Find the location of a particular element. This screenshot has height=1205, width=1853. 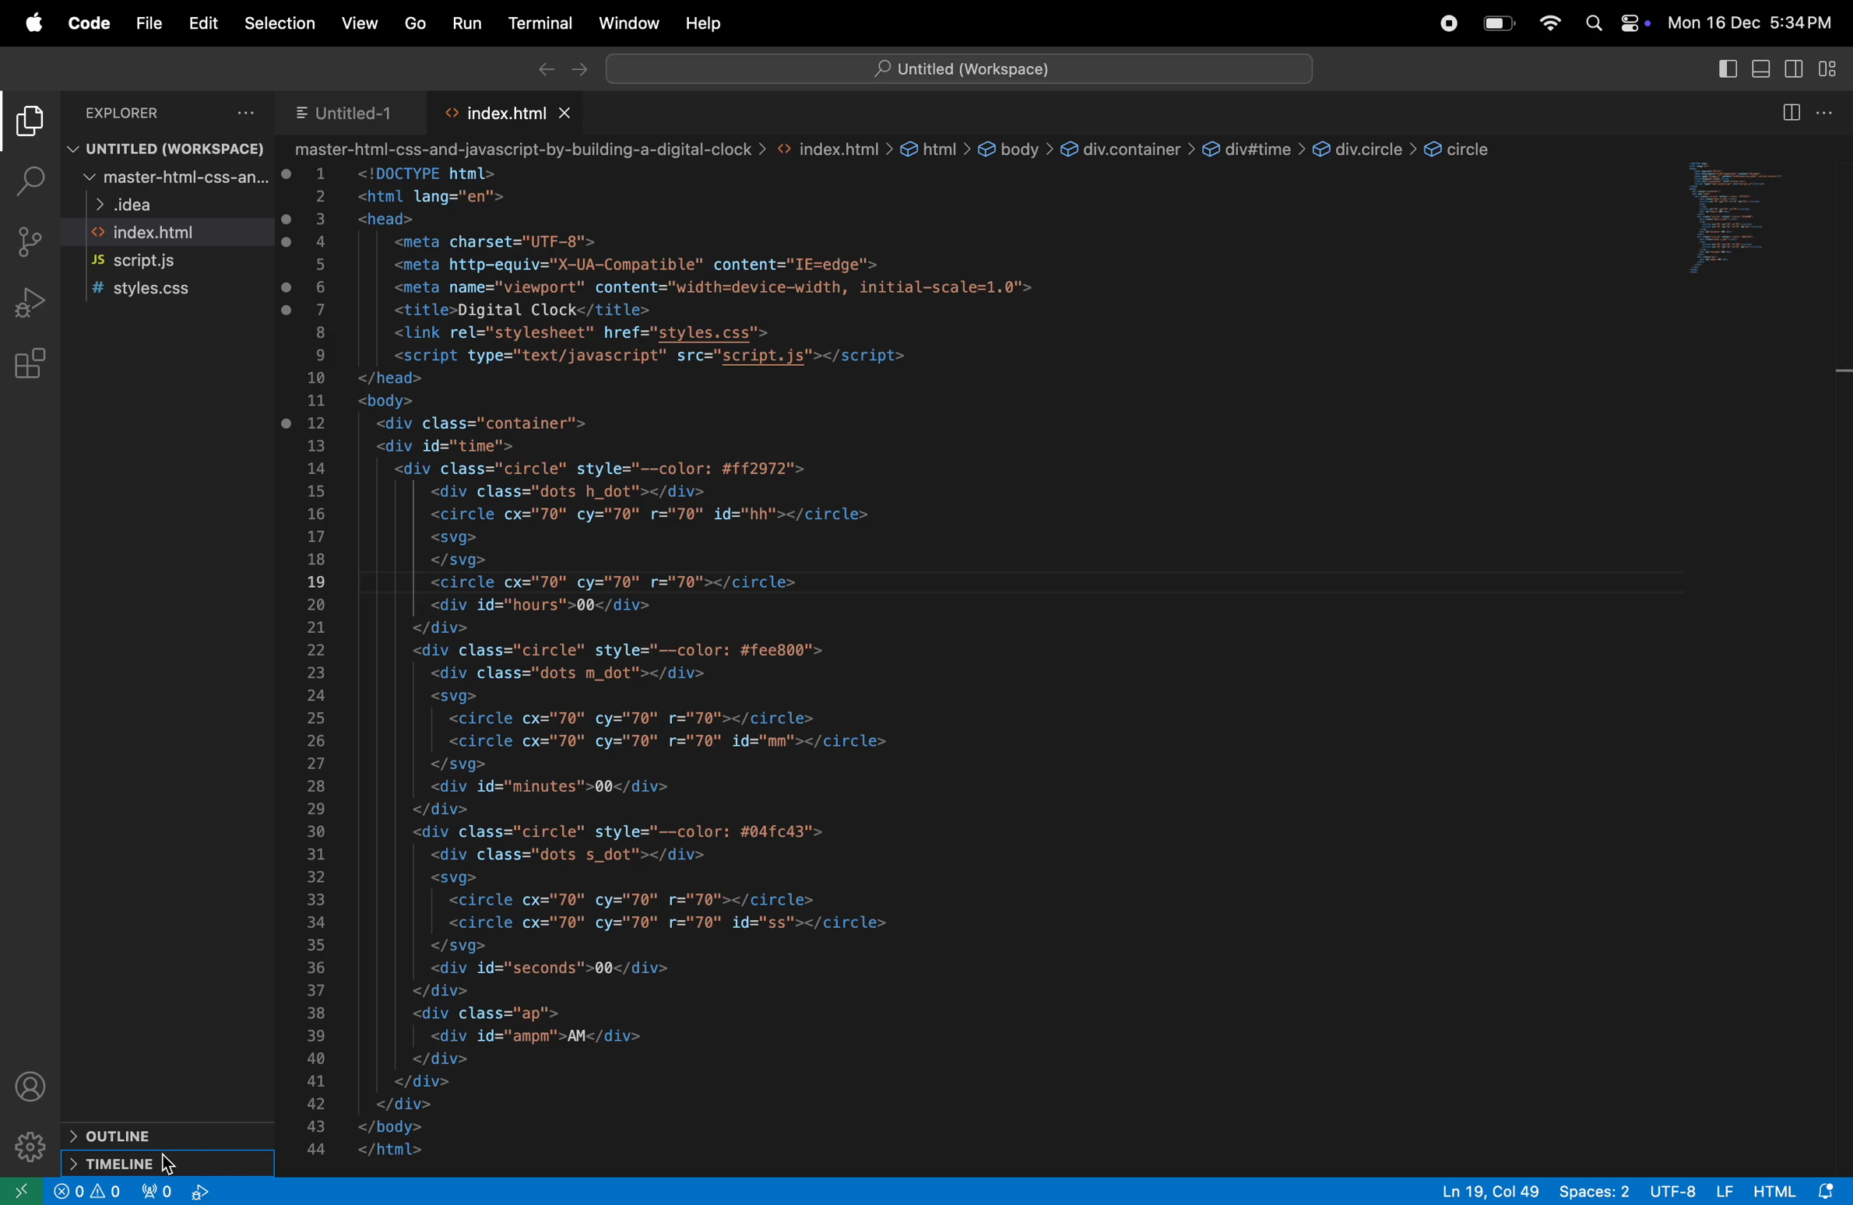

<html lang="en"> is located at coordinates (425, 195).